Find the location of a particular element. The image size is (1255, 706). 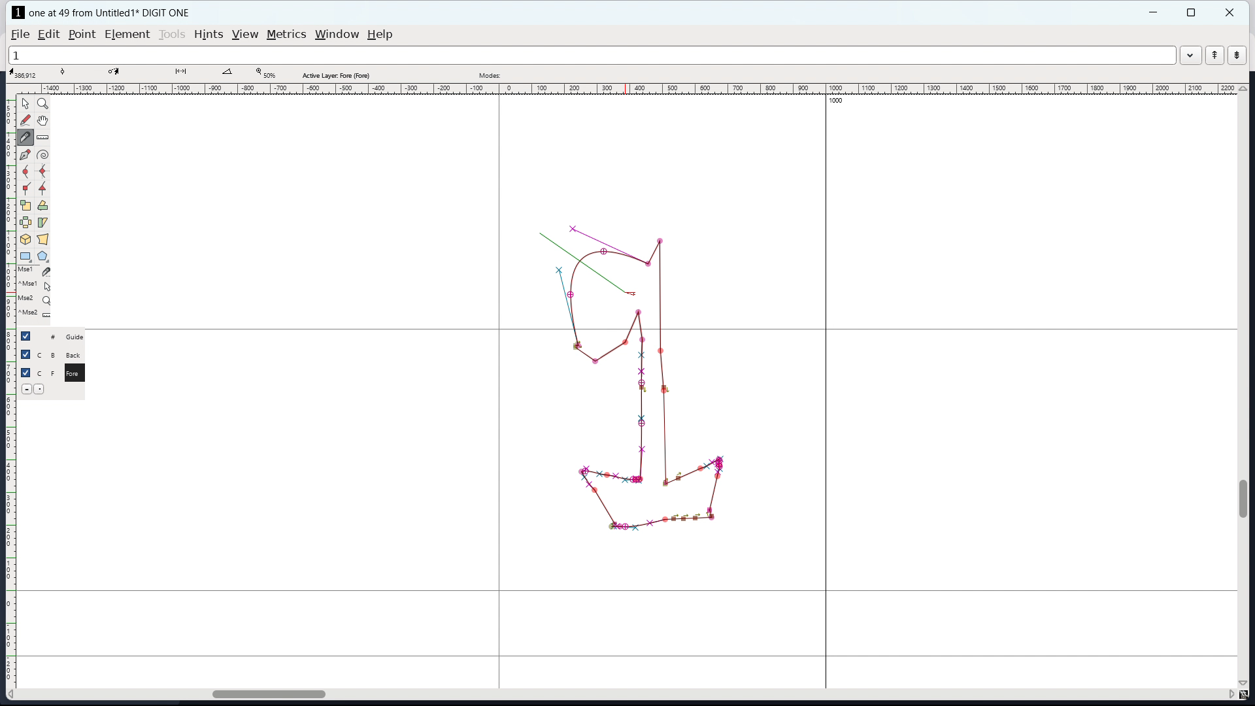

file is located at coordinates (20, 35).